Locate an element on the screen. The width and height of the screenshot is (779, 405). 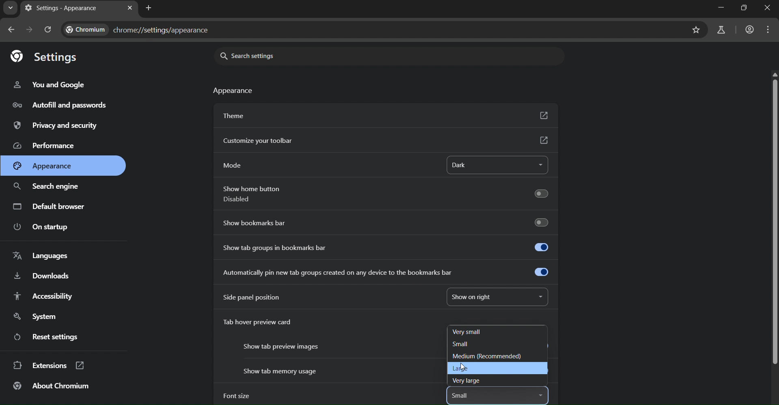
text is located at coordinates (235, 92).